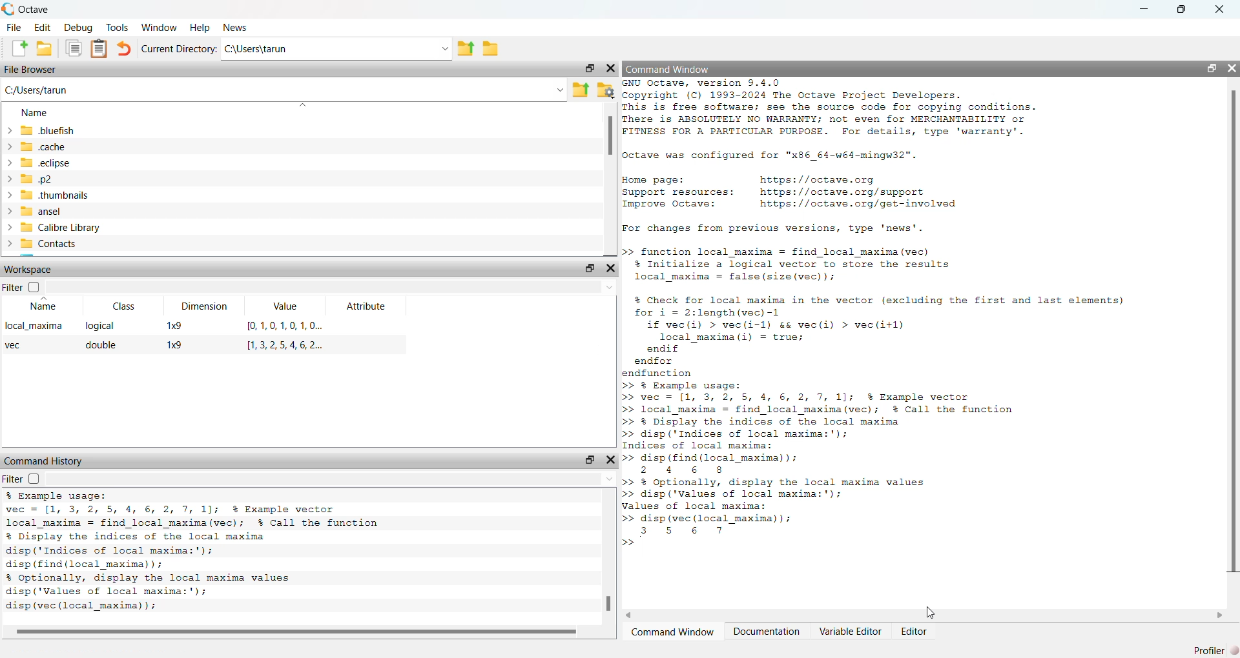  I want to click on Undock Widget, so click(590, 268).